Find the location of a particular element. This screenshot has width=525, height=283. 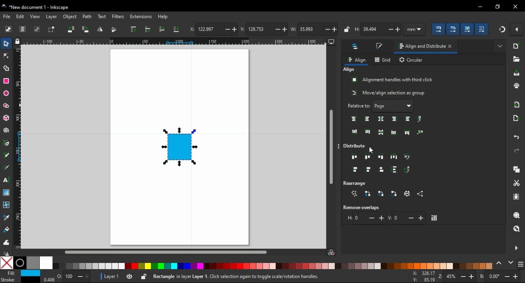

cursor coordinates is located at coordinates (422, 276).